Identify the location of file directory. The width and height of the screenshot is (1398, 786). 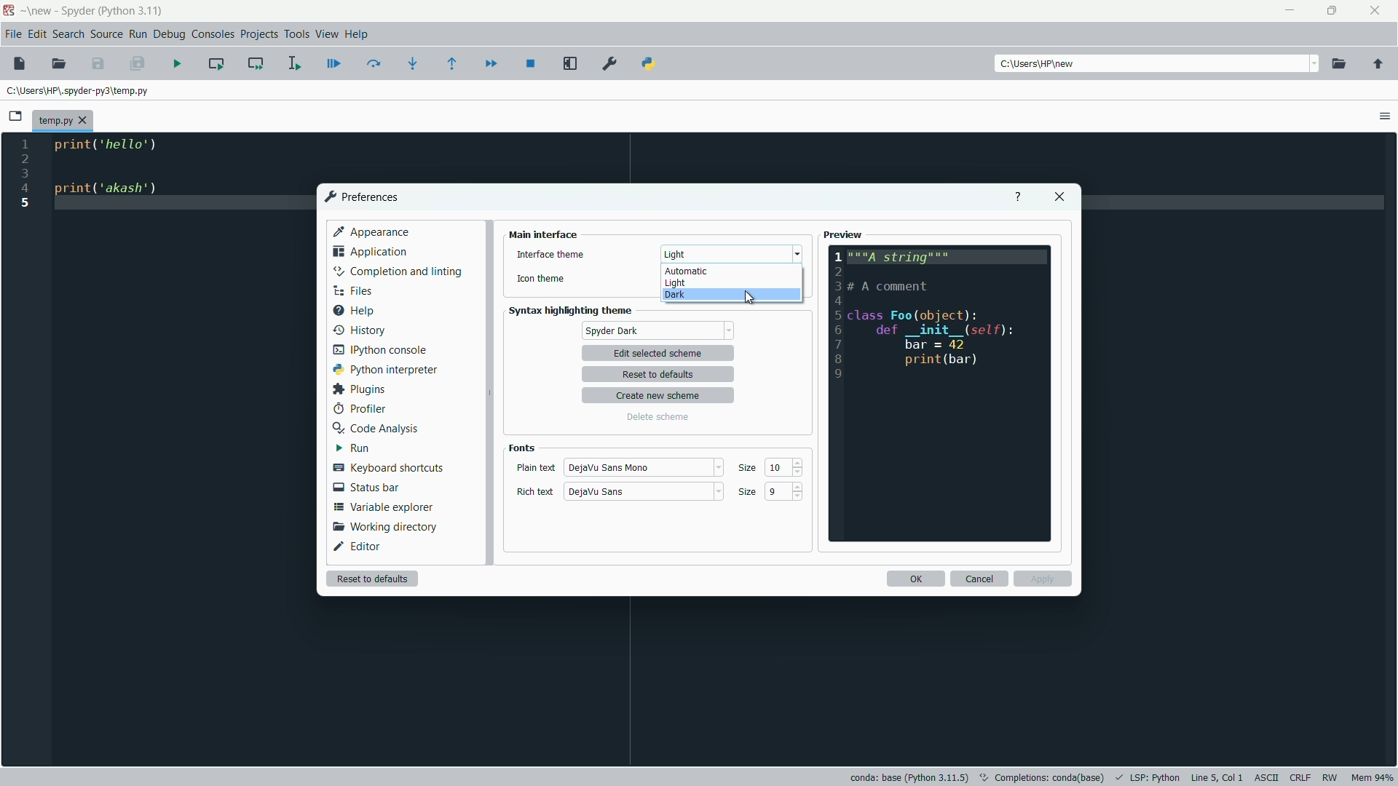
(80, 90).